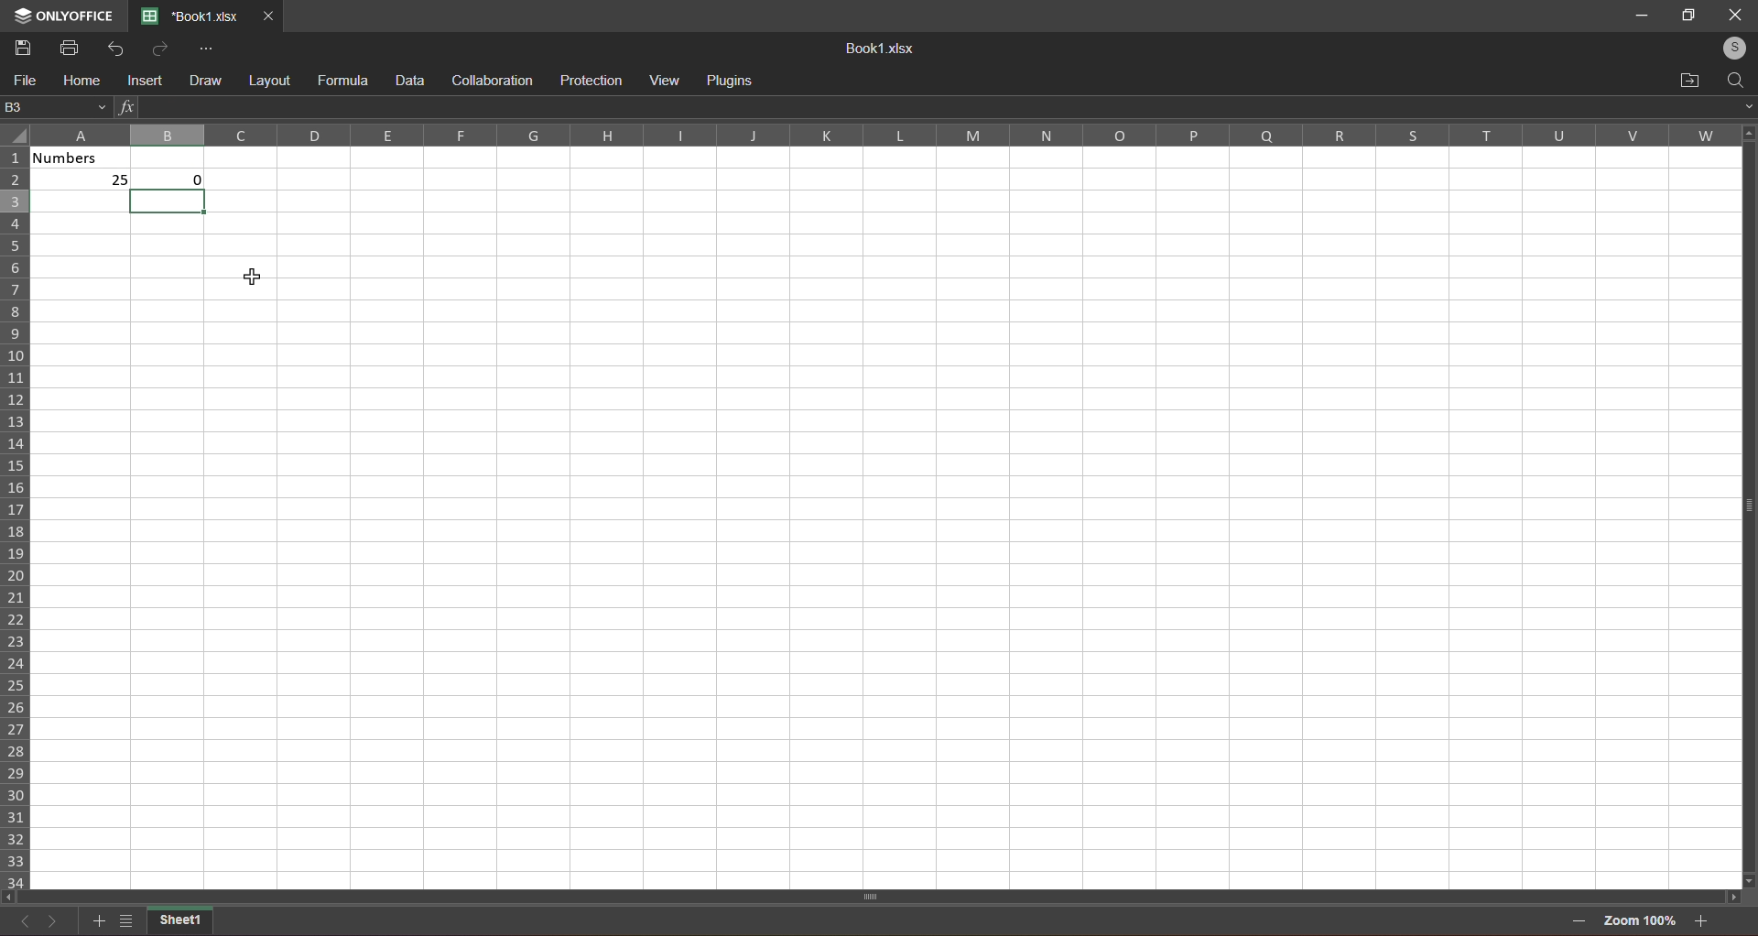 This screenshot has width=1758, height=936. What do you see at coordinates (255, 276) in the screenshot?
I see `cursor` at bounding box center [255, 276].